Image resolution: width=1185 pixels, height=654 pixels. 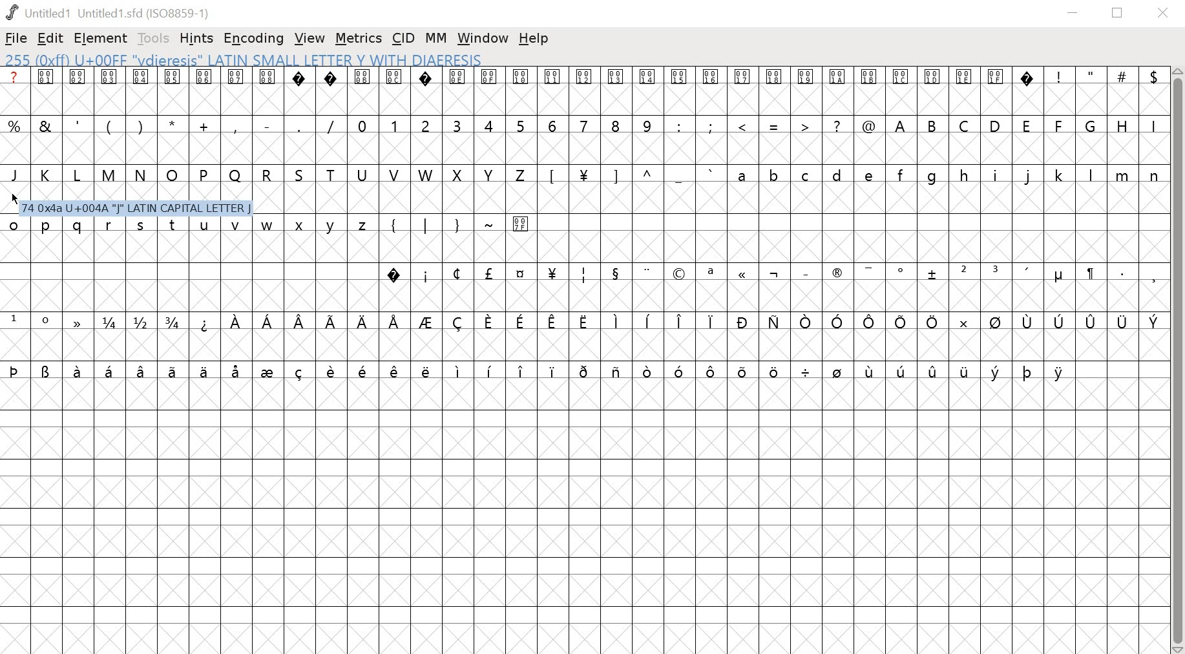 What do you see at coordinates (15, 198) in the screenshot?
I see `Cursor` at bounding box center [15, 198].